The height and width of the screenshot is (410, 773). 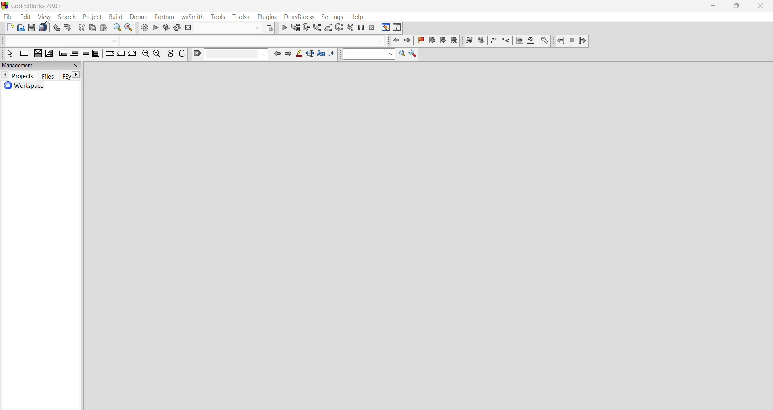 What do you see at coordinates (146, 54) in the screenshot?
I see `zoom in` at bounding box center [146, 54].